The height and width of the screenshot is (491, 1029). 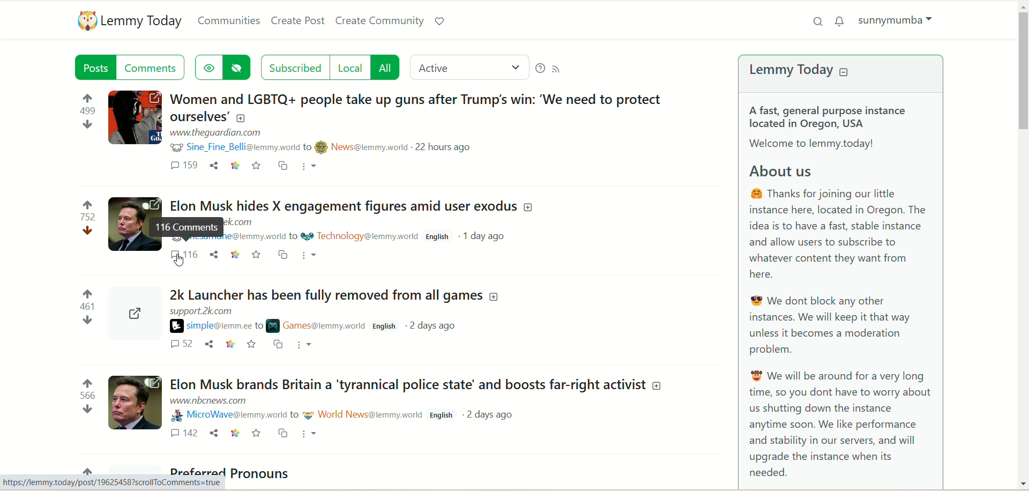 What do you see at coordinates (241, 118) in the screenshot?
I see `Add ` at bounding box center [241, 118].